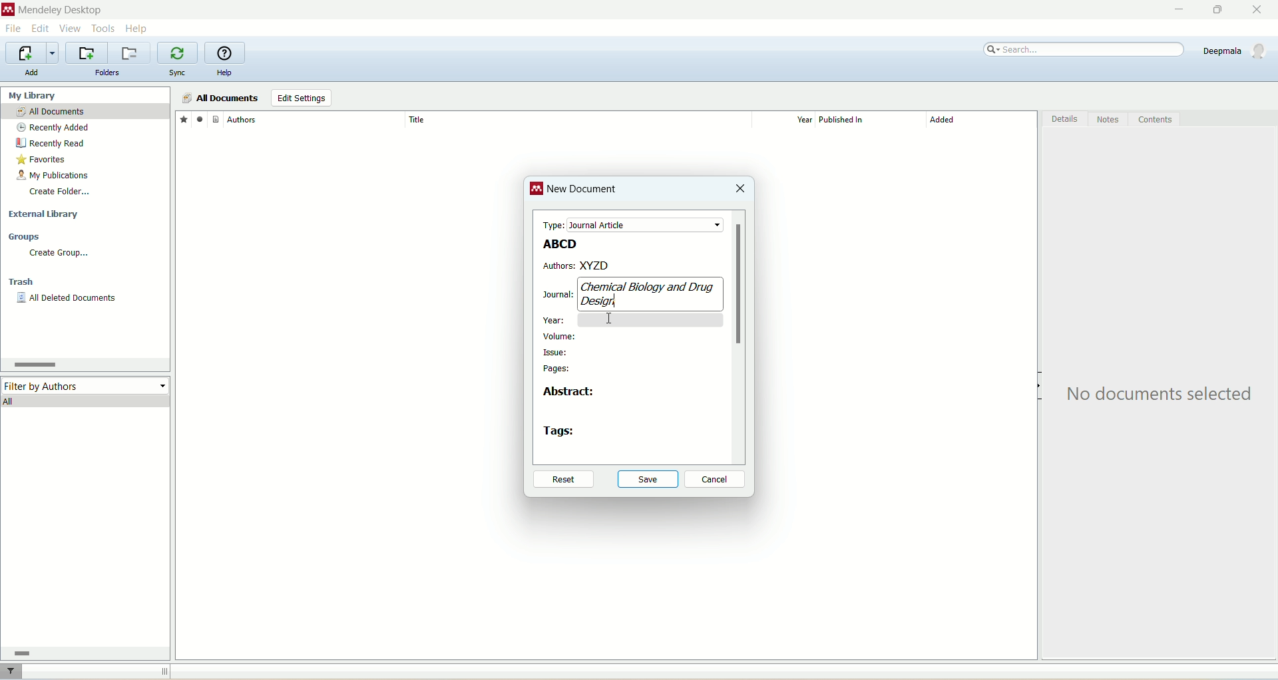 This screenshot has width=1278, height=680. What do you see at coordinates (23, 283) in the screenshot?
I see `trash` at bounding box center [23, 283].